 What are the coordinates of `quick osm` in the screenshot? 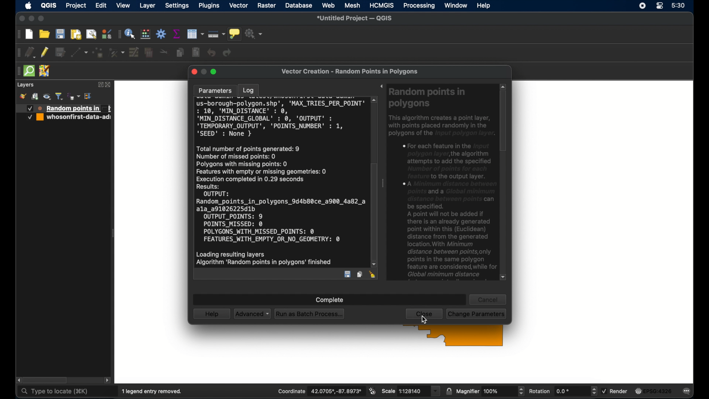 It's located at (29, 70).